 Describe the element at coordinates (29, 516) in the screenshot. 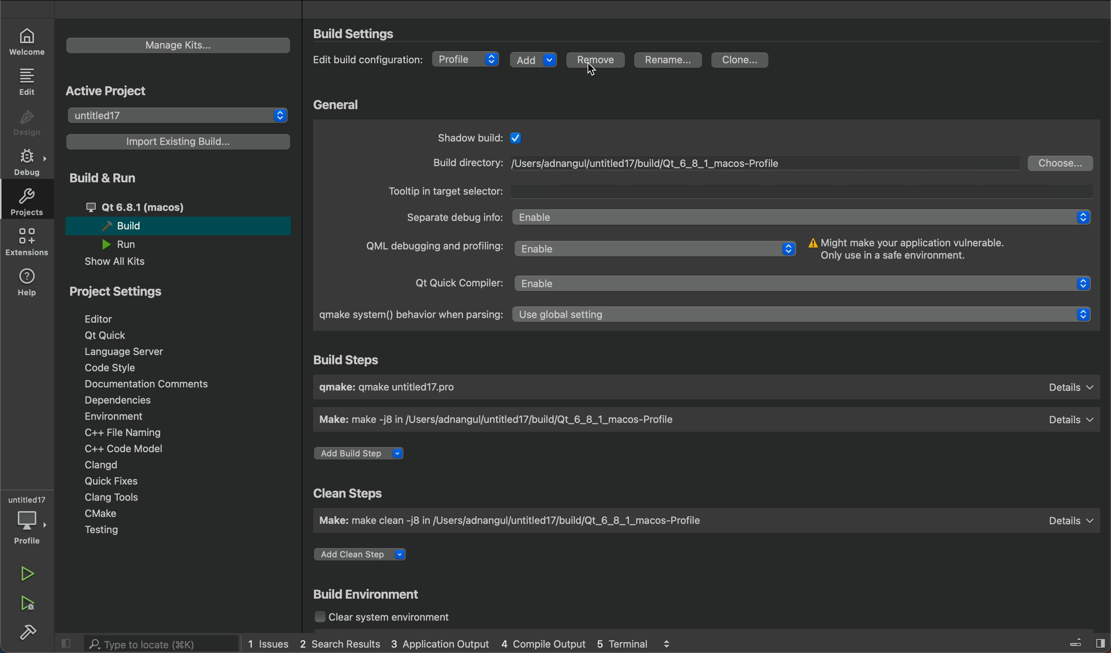

I see `debugger` at that location.